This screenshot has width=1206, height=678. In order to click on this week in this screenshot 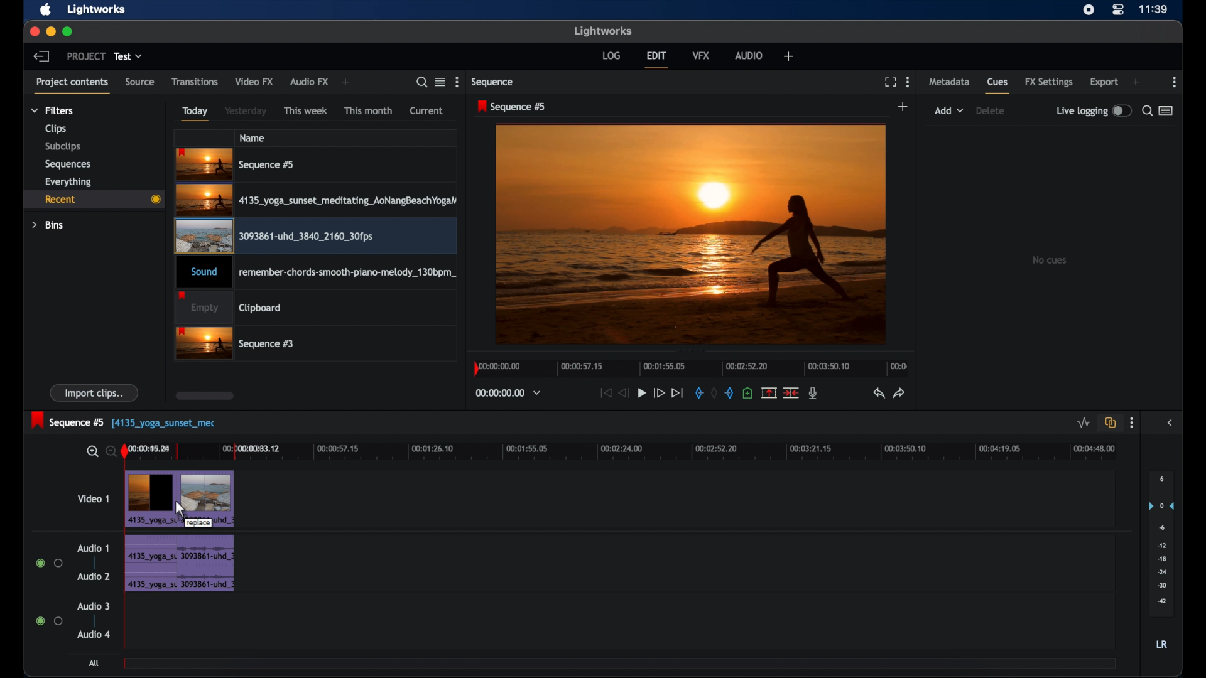, I will do `click(306, 111)`.